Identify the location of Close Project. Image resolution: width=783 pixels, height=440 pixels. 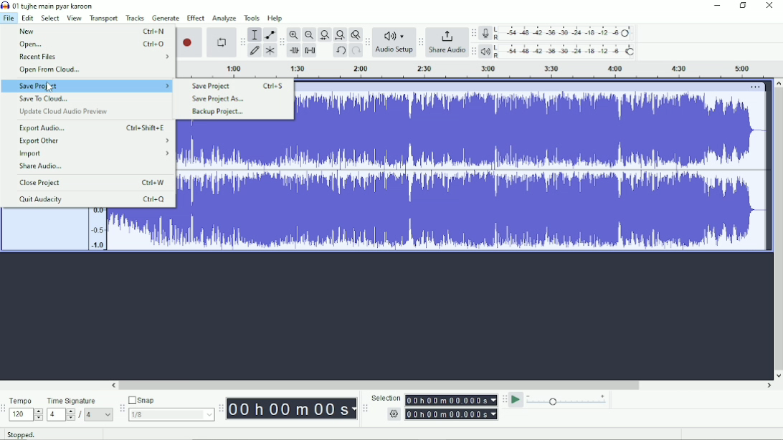
(95, 183).